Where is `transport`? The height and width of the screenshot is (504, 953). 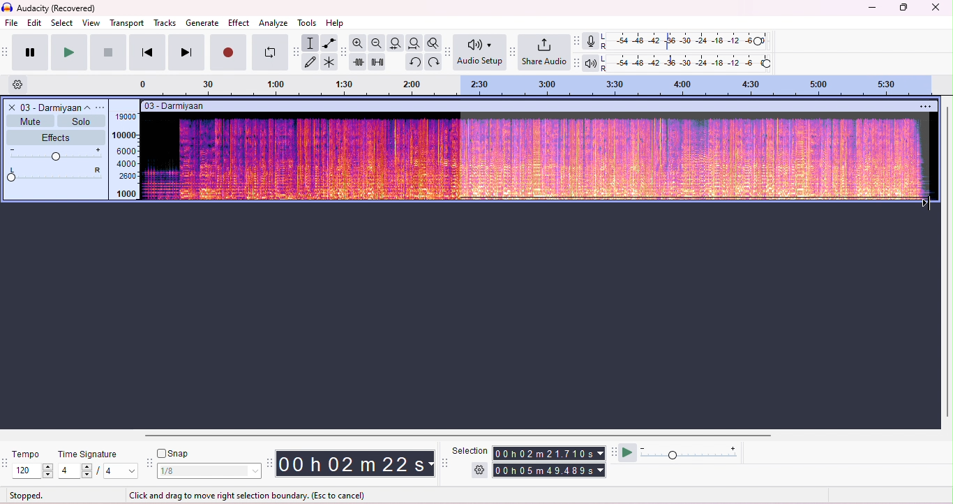
transport is located at coordinates (127, 23).